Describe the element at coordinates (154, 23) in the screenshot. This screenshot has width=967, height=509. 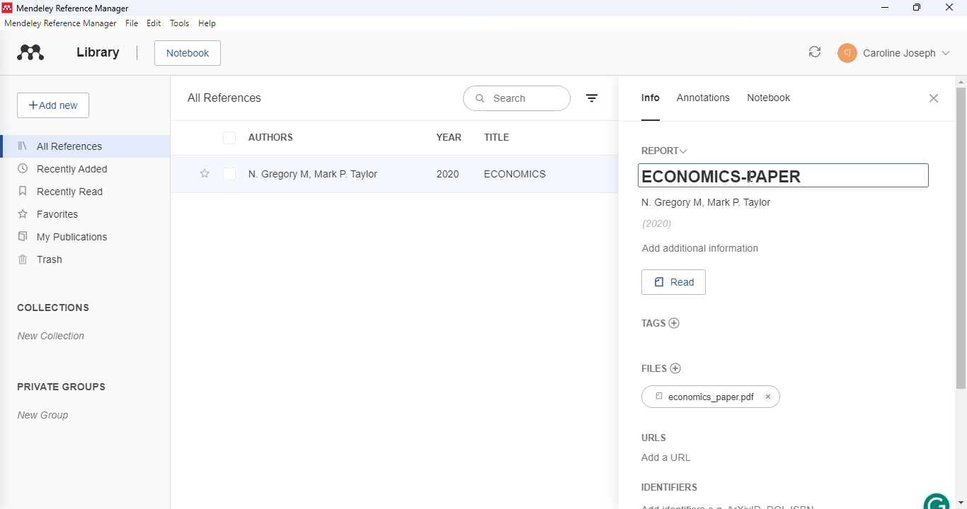
I see `edit` at that location.